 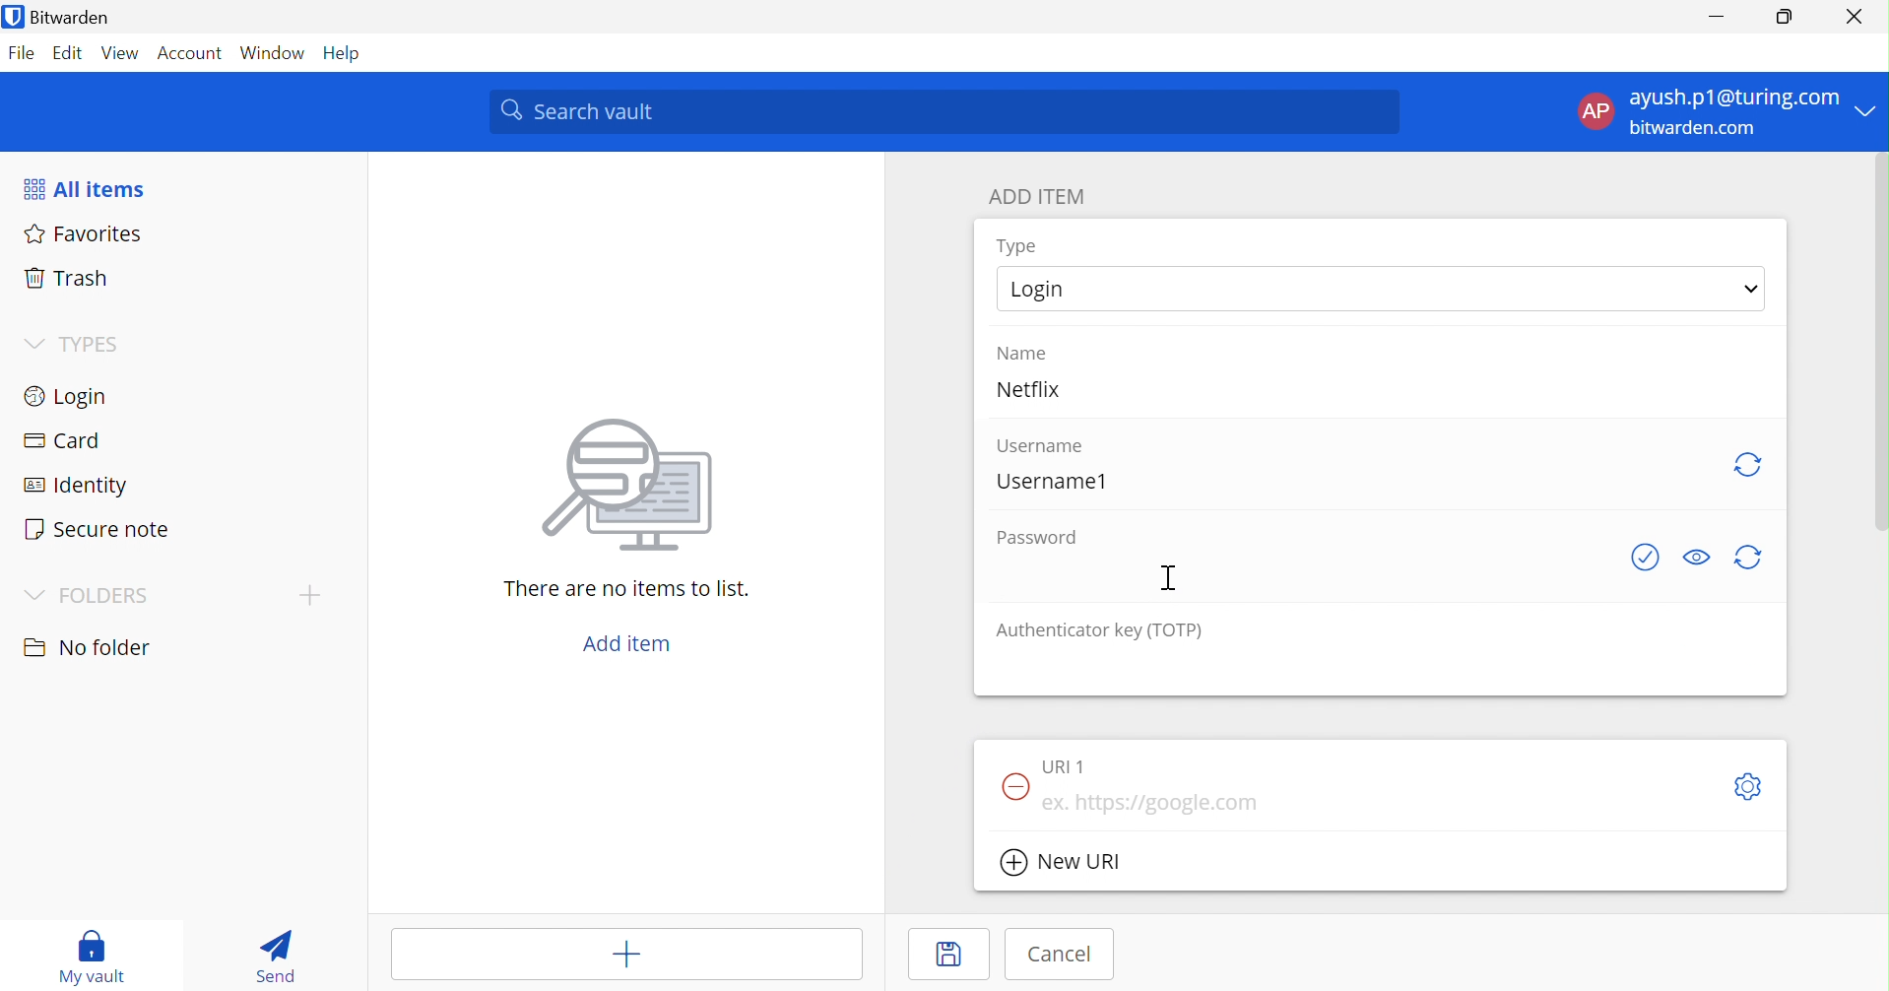 I want to click on FOLDERS, so click(x=84, y=597).